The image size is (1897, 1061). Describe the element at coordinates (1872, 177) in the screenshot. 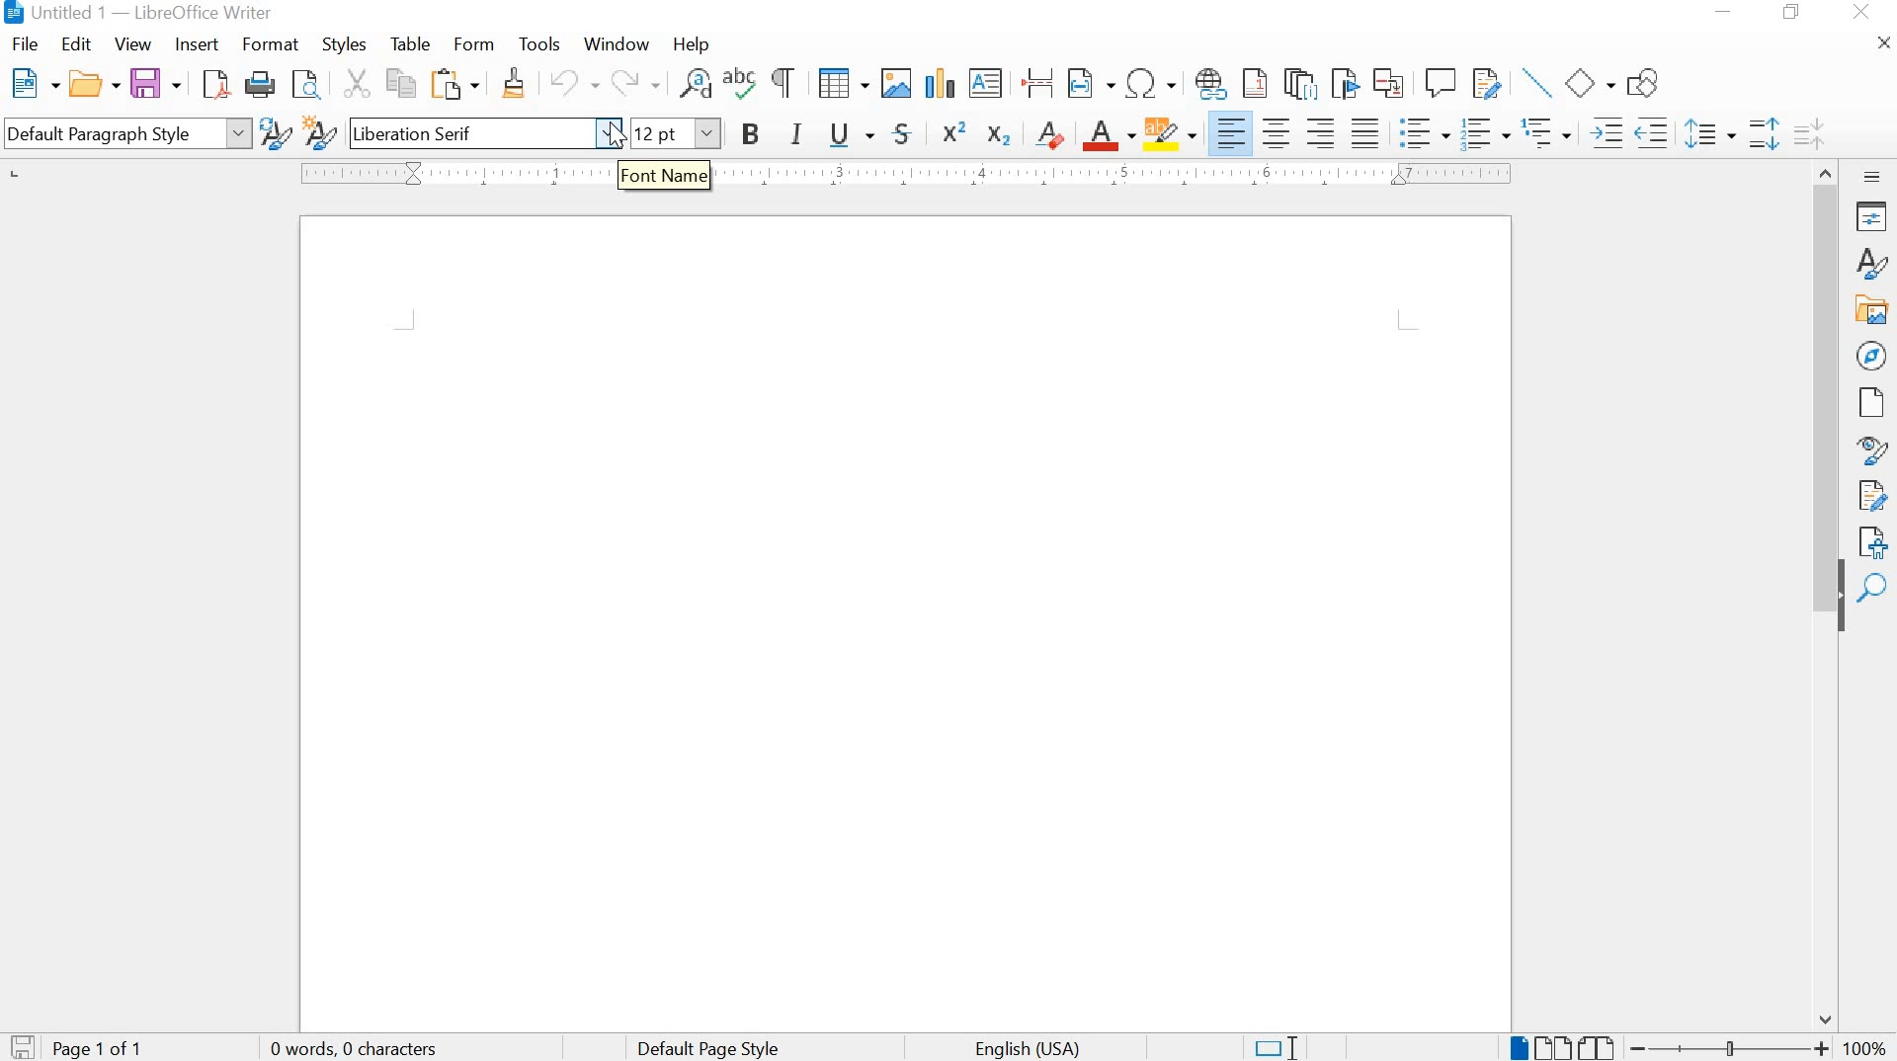

I see `SIDEBAR SETTINGS` at that location.